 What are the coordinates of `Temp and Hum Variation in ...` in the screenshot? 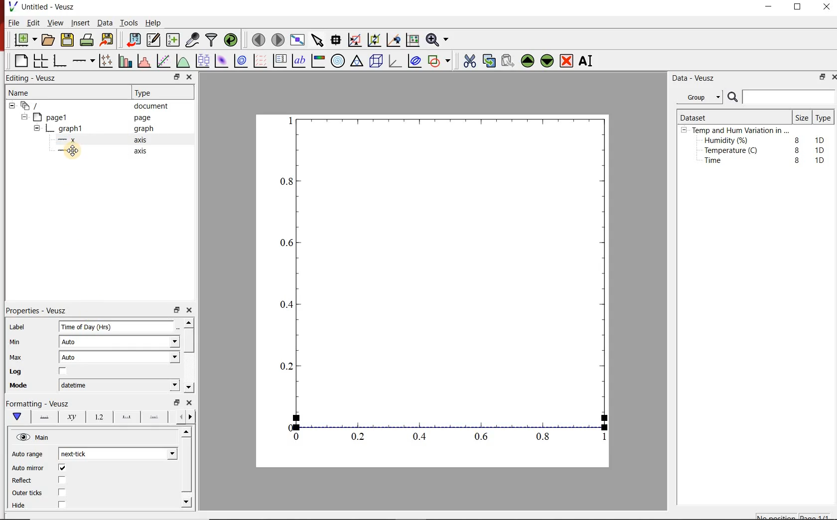 It's located at (740, 130).